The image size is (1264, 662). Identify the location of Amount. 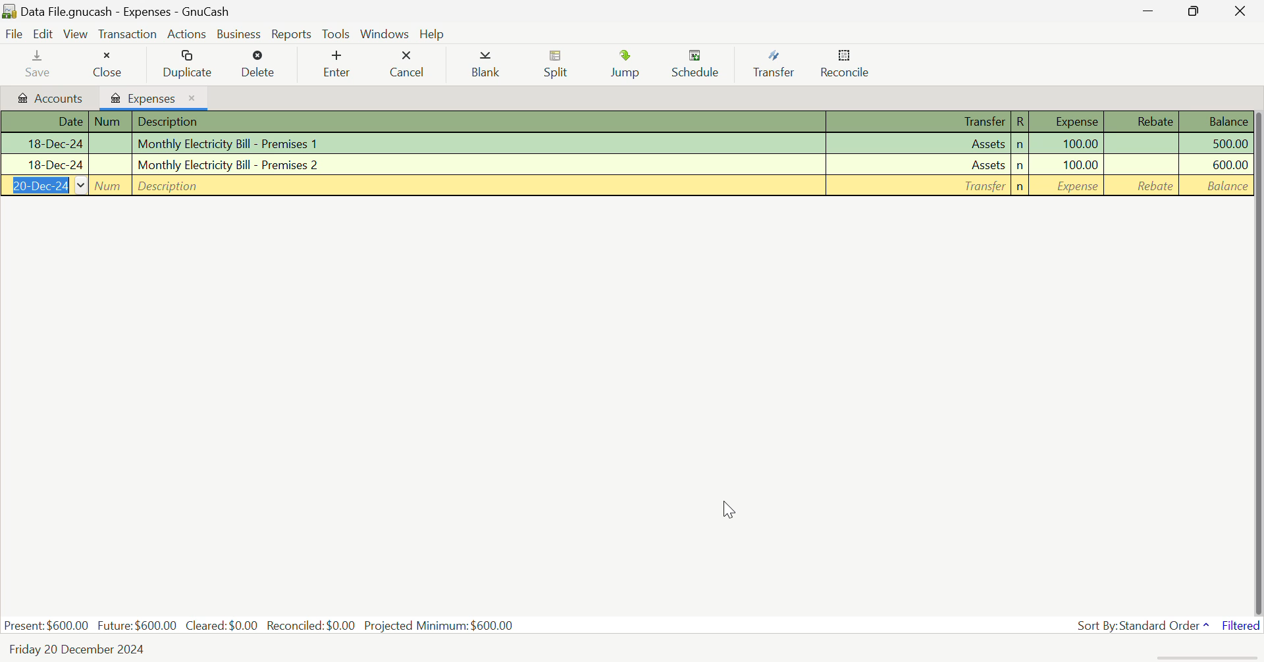
(1080, 166).